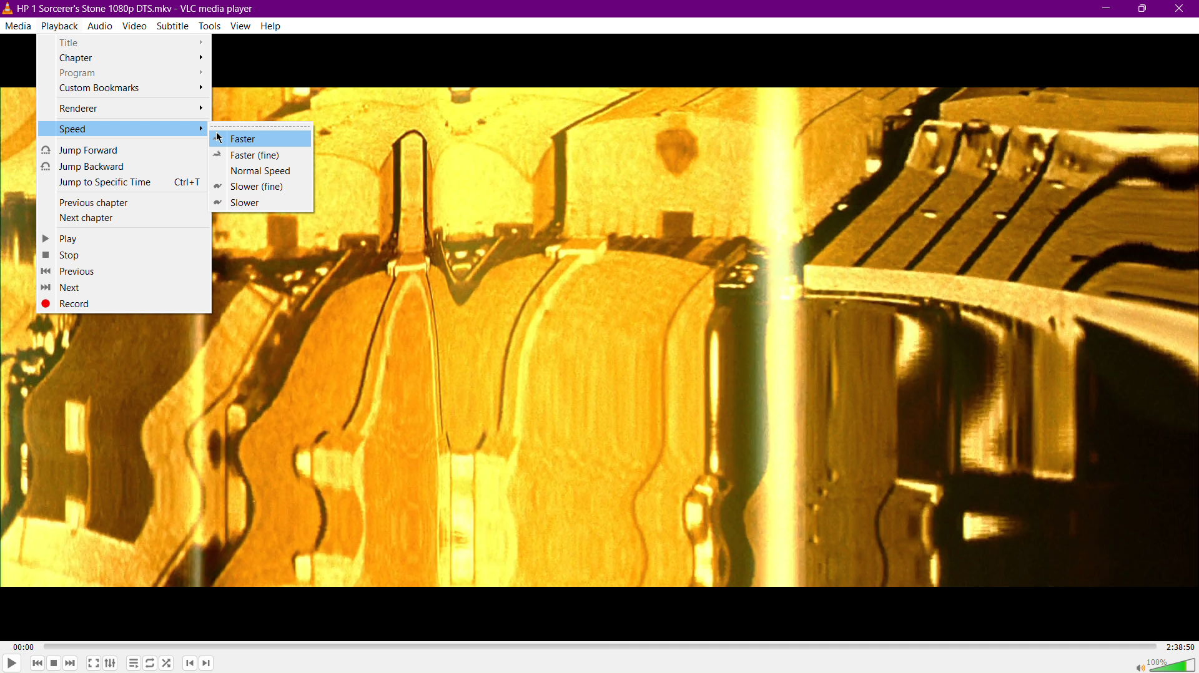 Image resolution: width=1199 pixels, height=673 pixels. I want to click on Minimize, so click(1106, 9).